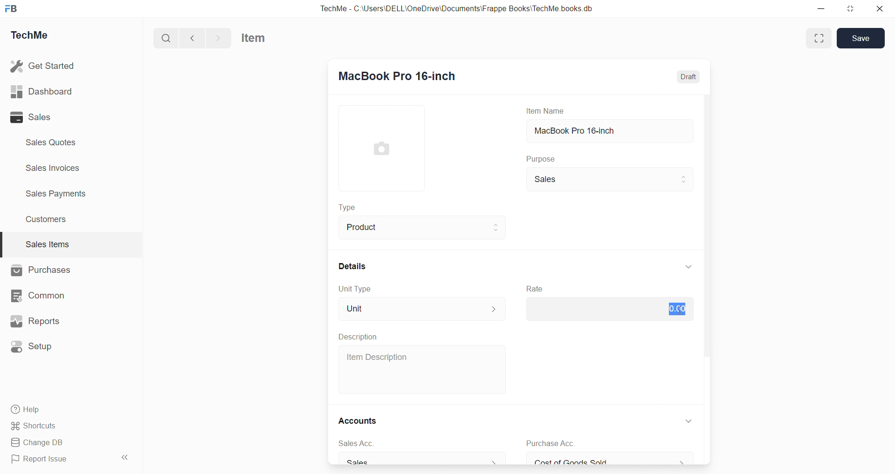  Describe the element at coordinates (457, 8) in the screenshot. I see `TechMe - C:\Users\DELL\OneDrive\Documents\Frappe Books\TechMe books.db` at that location.